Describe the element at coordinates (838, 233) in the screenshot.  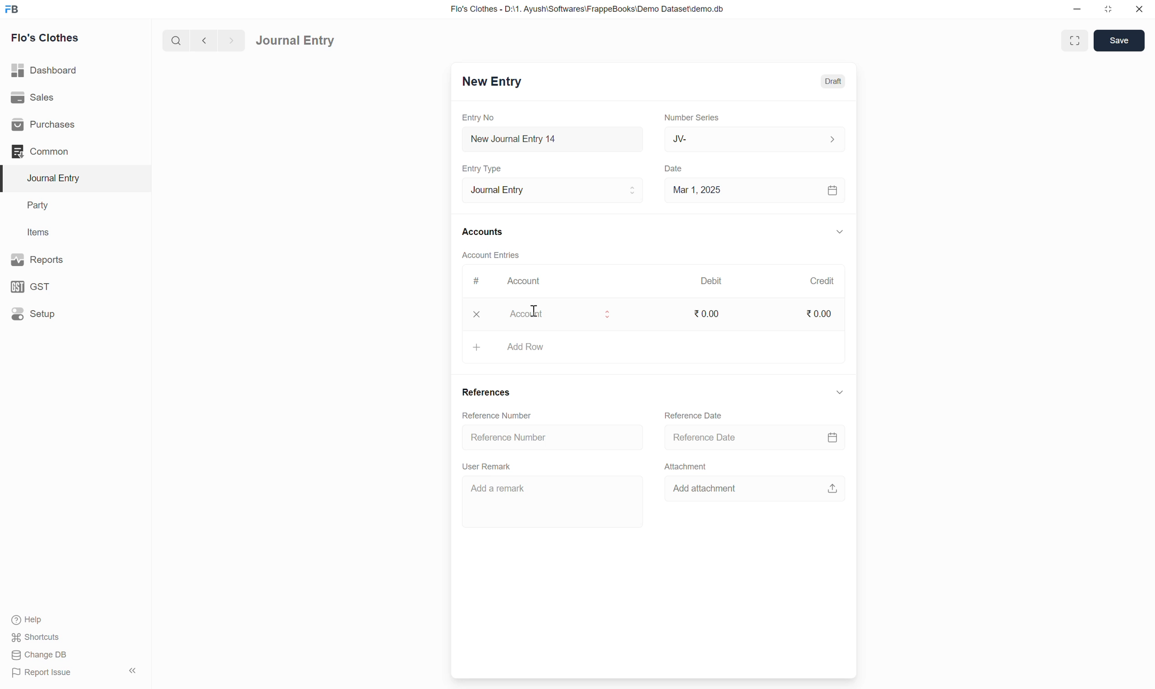
I see `down` at that location.